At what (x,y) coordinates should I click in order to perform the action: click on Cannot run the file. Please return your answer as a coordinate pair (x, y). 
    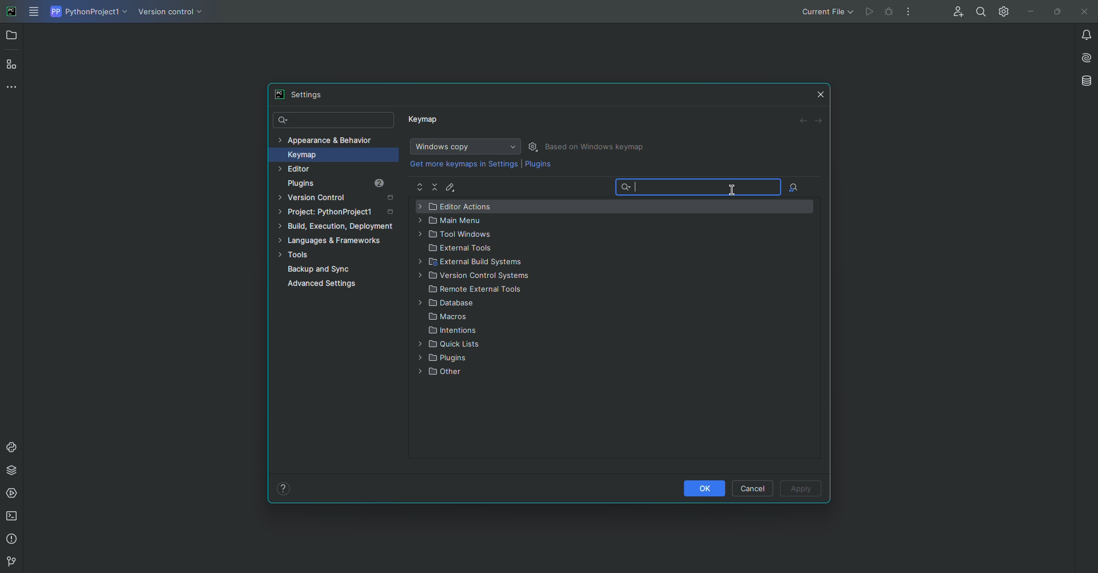
    Looking at the image, I should click on (871, 12).